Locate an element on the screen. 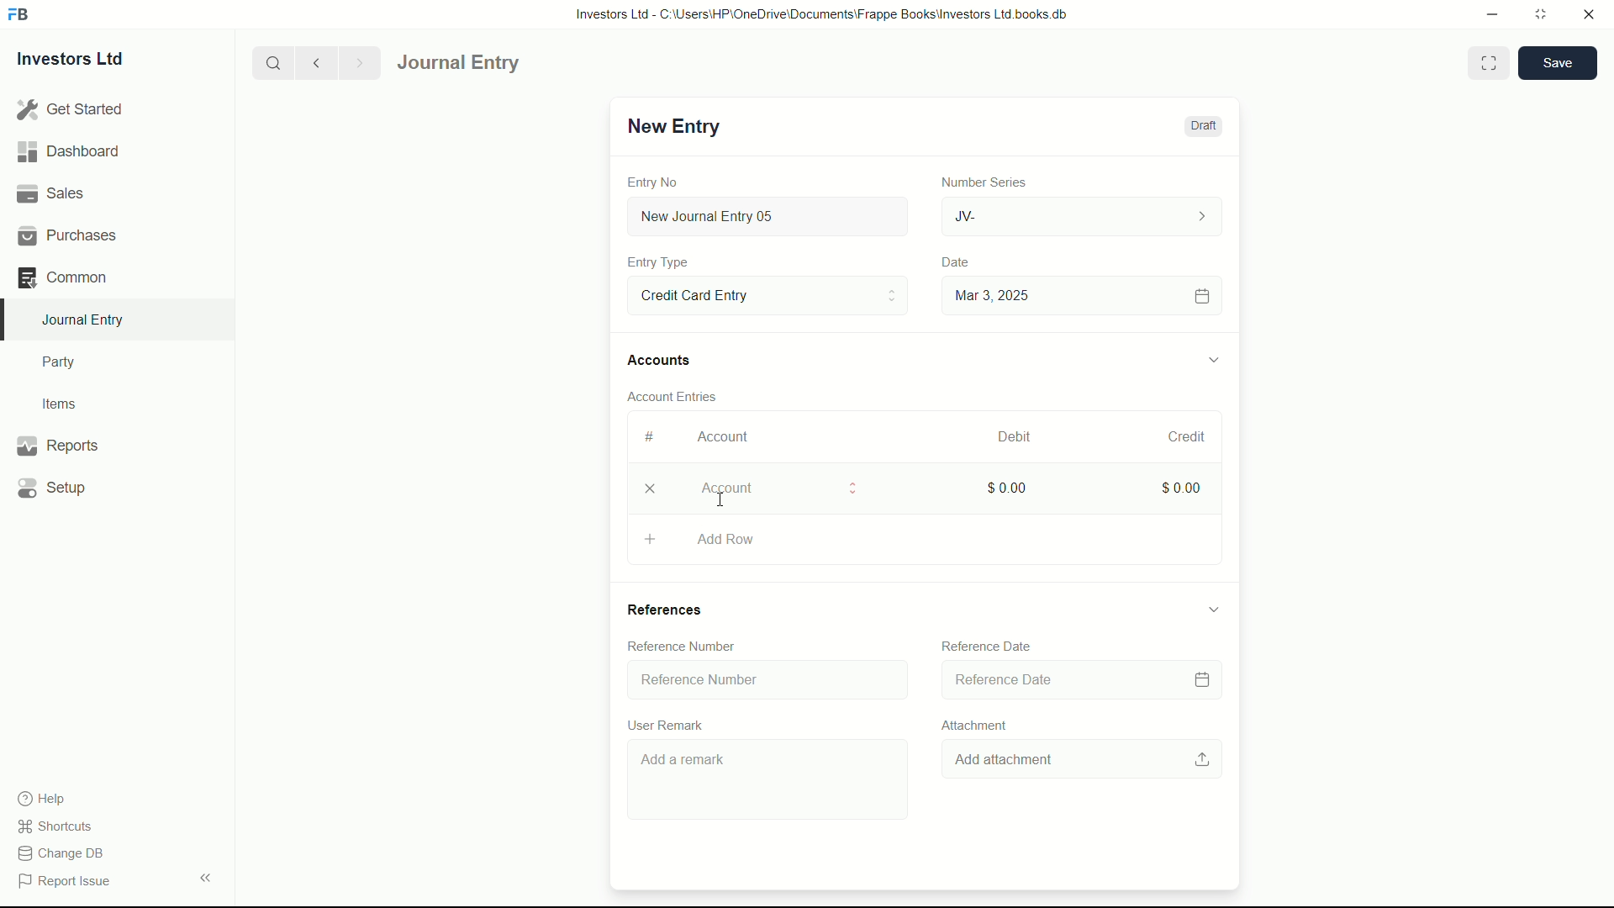 The image size is (1614, 908). Reference Date is located at coordinates (986, 646).